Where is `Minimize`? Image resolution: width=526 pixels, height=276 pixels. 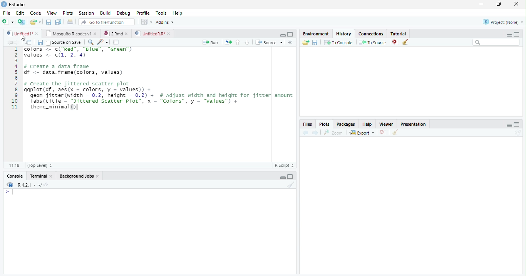
Minimize is located at coordinates (282, 178).